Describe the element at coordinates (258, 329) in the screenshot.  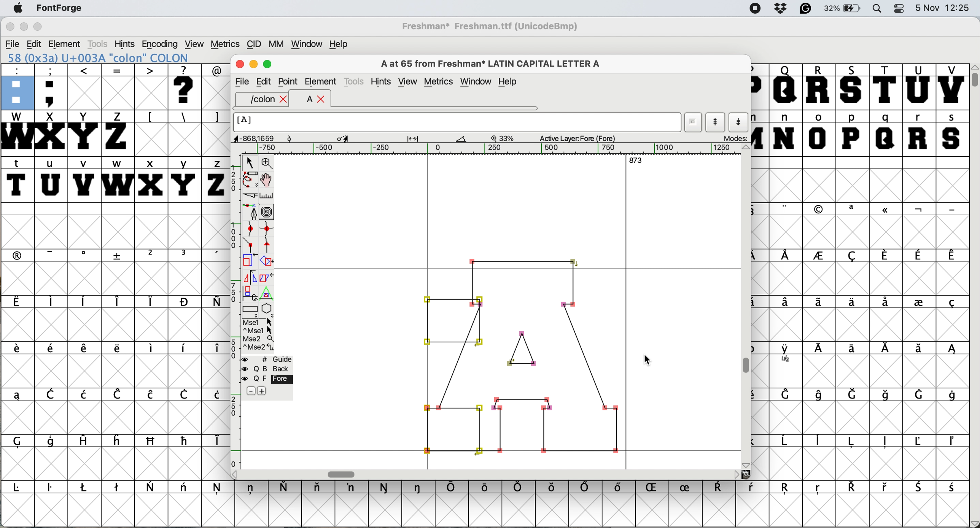
I see `^Mse` at that location.